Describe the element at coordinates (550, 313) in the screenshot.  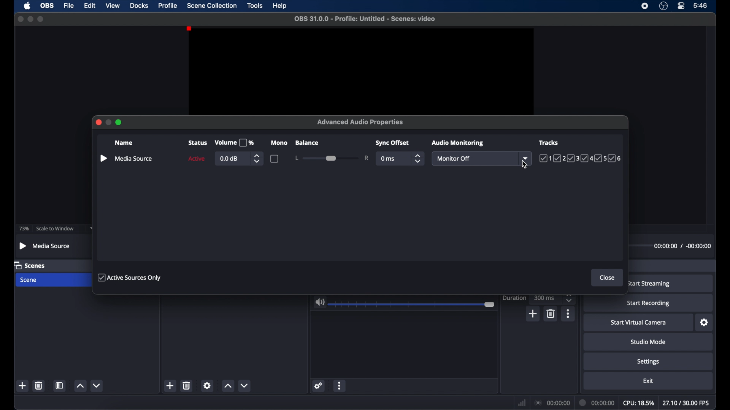
I see `delete` at that location.